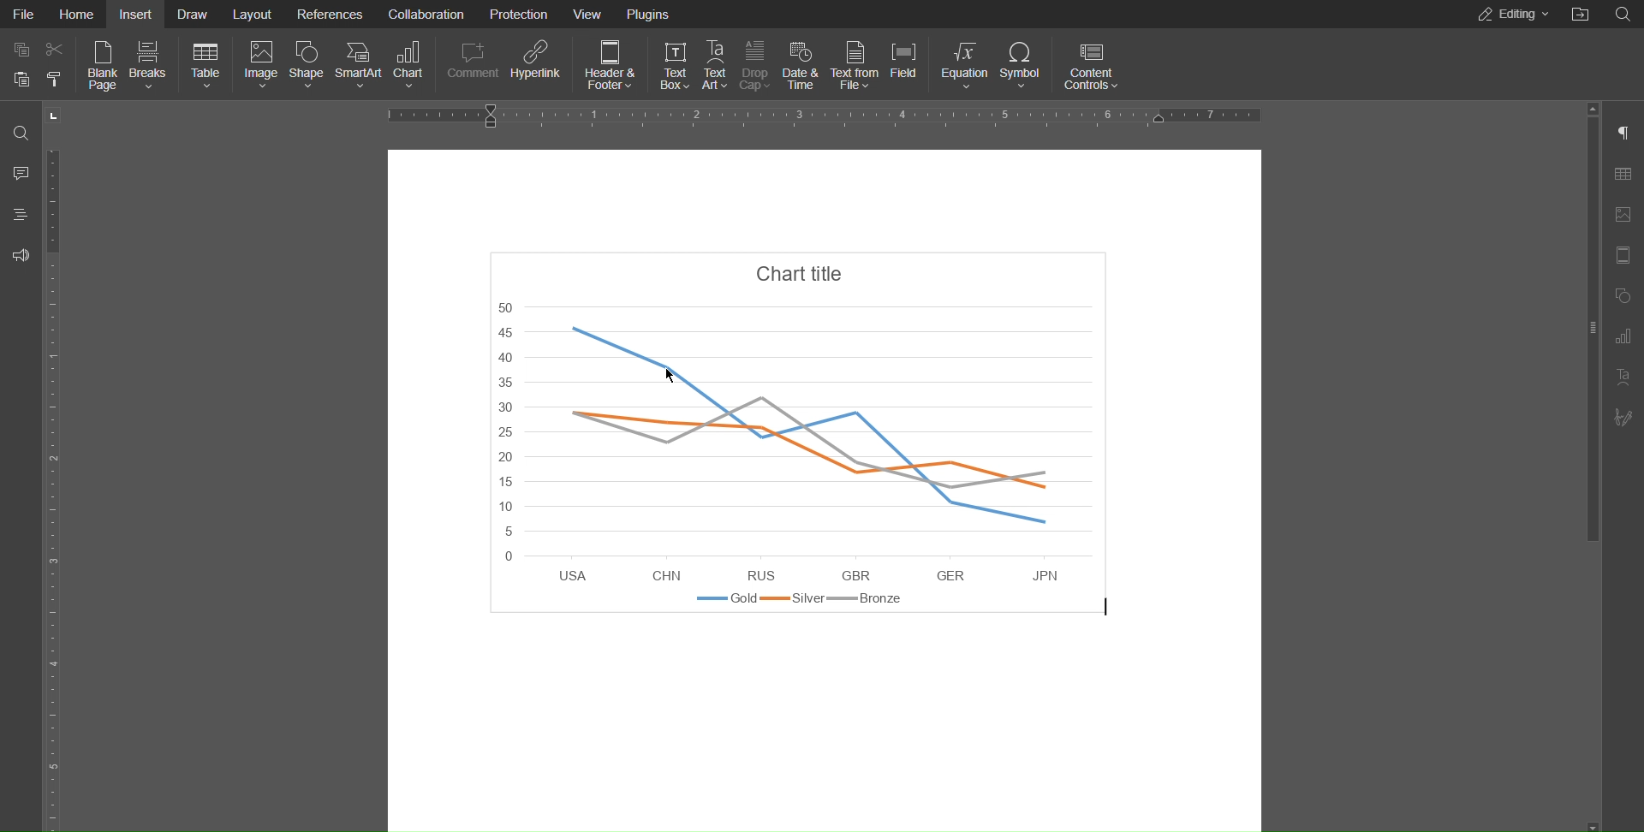 This screenshot has height=832, width=1644. What do you see at coordinates (1623, 377) in the screenshot?
I see `Text Art` at bounding box center [1623, 377].